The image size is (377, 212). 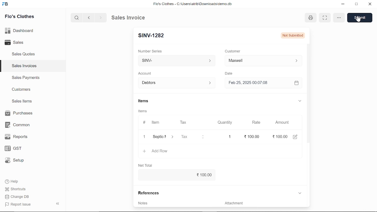 What do you see at coordinates (177, 60) in the screenshot?
I see `Insert number series` at bounding box center [177, 60].